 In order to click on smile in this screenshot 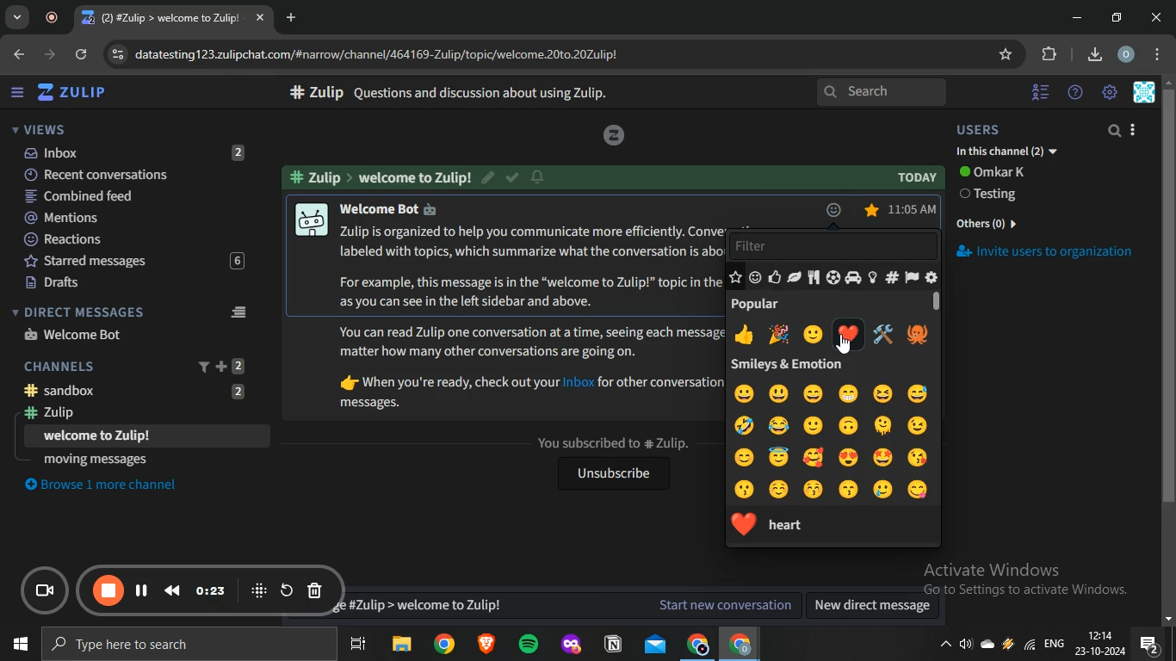, I will do `click(814, 334)`.